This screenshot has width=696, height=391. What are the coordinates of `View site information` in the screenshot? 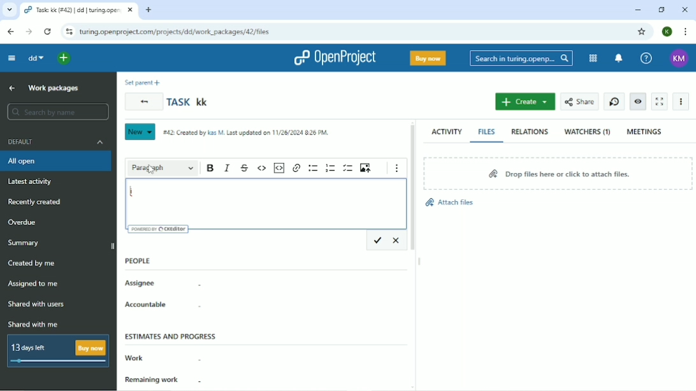 It's located at (68, 32).